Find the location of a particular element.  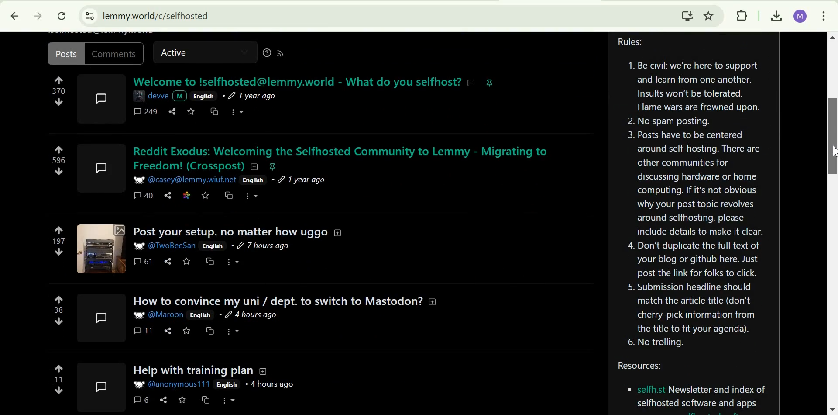

expand here is located at coordinates (99, 318).